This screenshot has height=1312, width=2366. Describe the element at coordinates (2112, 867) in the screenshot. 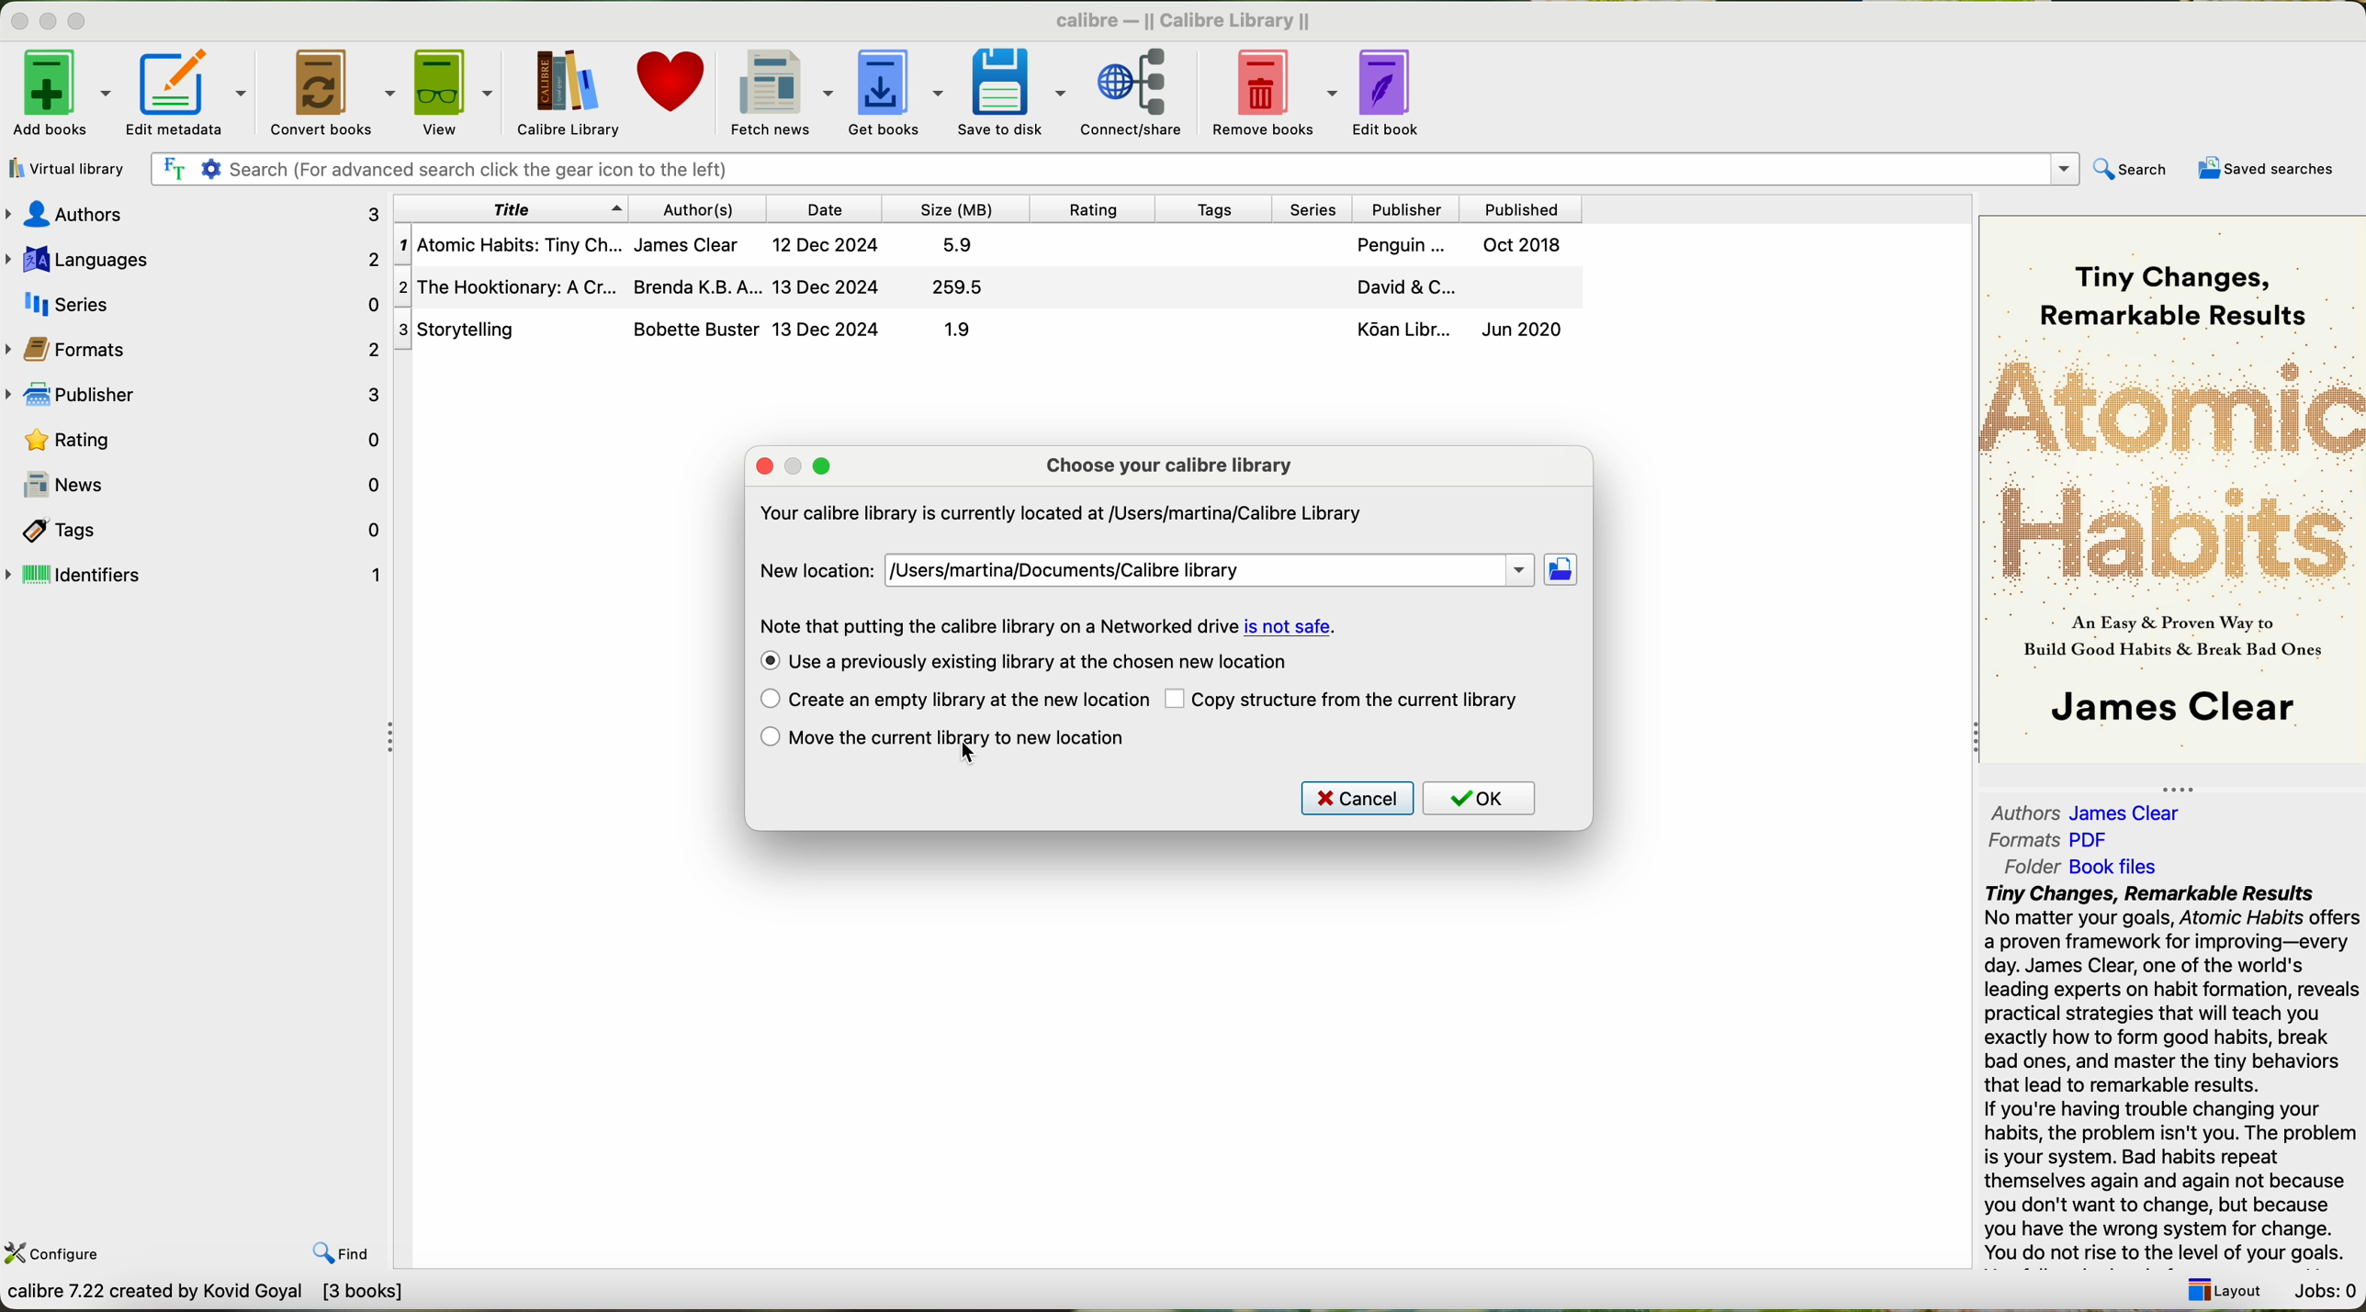

I see `Book file` at that location.